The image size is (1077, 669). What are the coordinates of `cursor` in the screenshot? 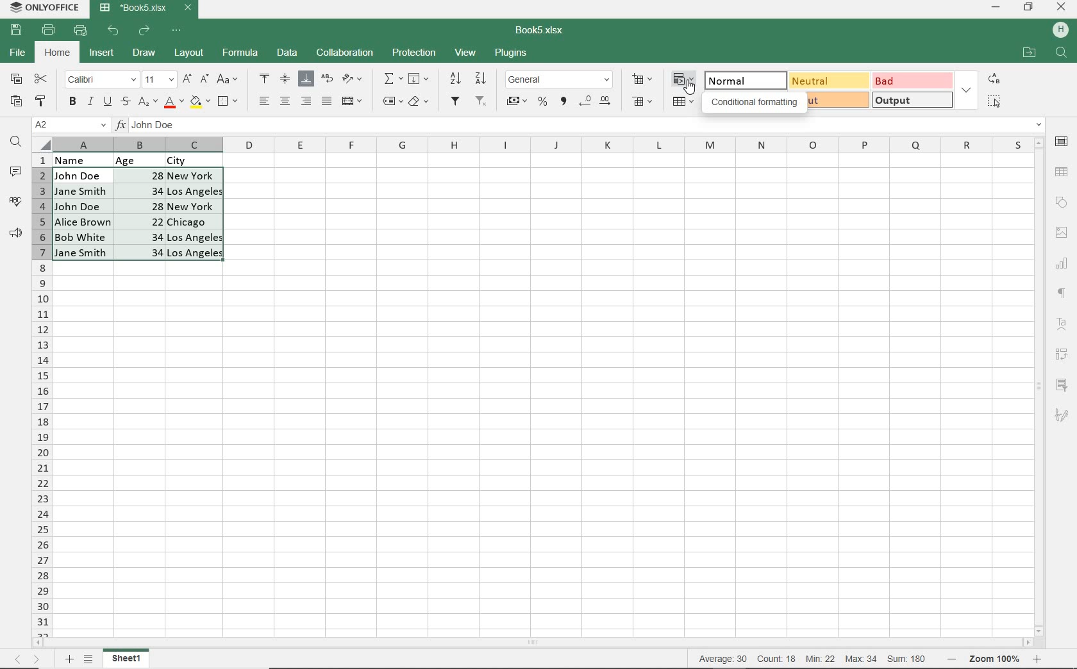 It's located at (689, 87).